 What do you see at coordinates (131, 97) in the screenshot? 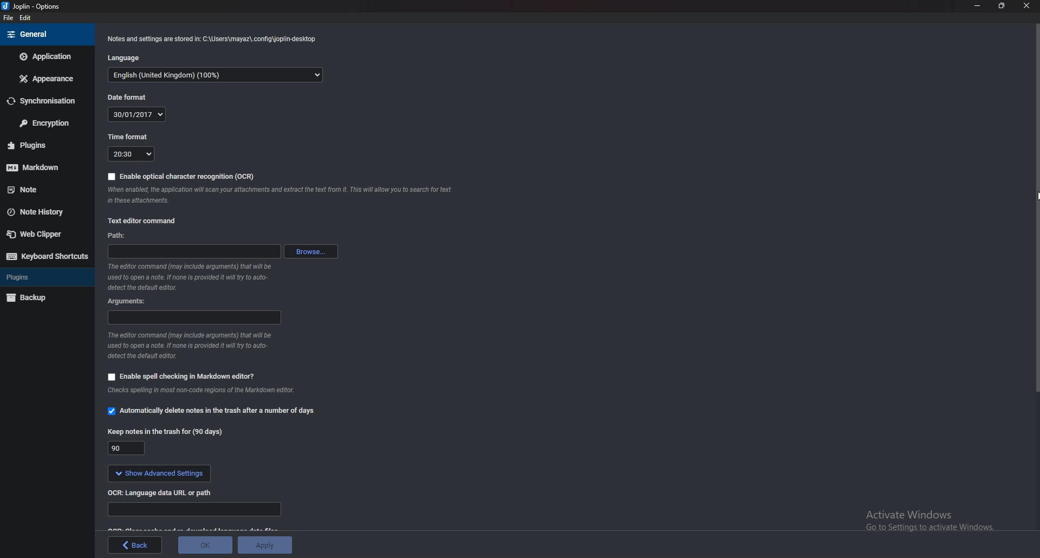
I see `Date format` at bounding box center [131, 97].